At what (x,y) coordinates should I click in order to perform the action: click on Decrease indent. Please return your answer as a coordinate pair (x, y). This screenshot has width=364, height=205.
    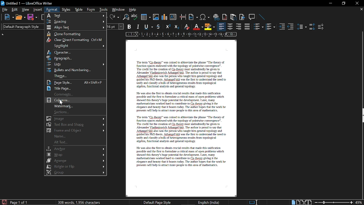
    Looking at the image, I should click on (292, 26).